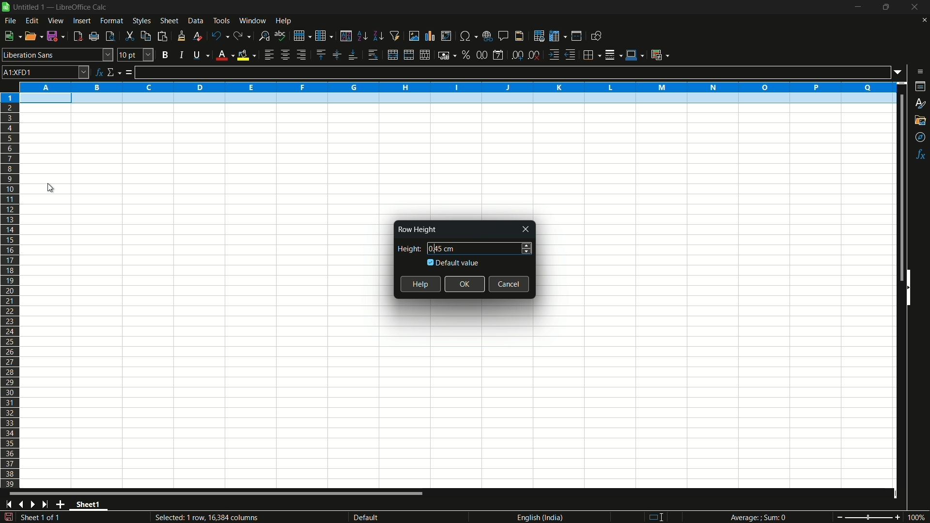  What do you see at coordinates (921, 86) in the screenshot?
I see `properties` at bounding box center [921, 86].